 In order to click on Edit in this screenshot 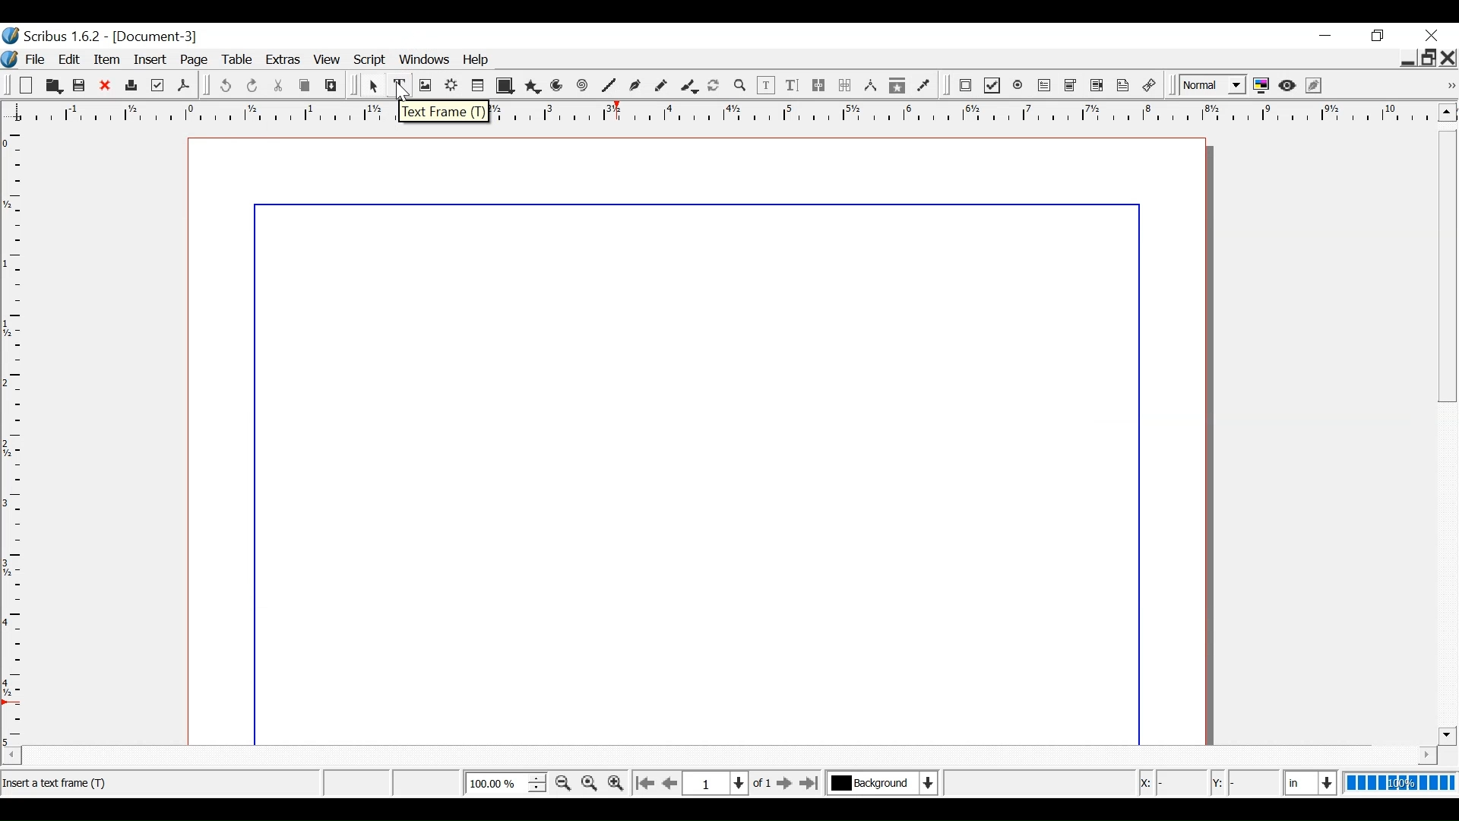, I will do `click(71, 59)`.